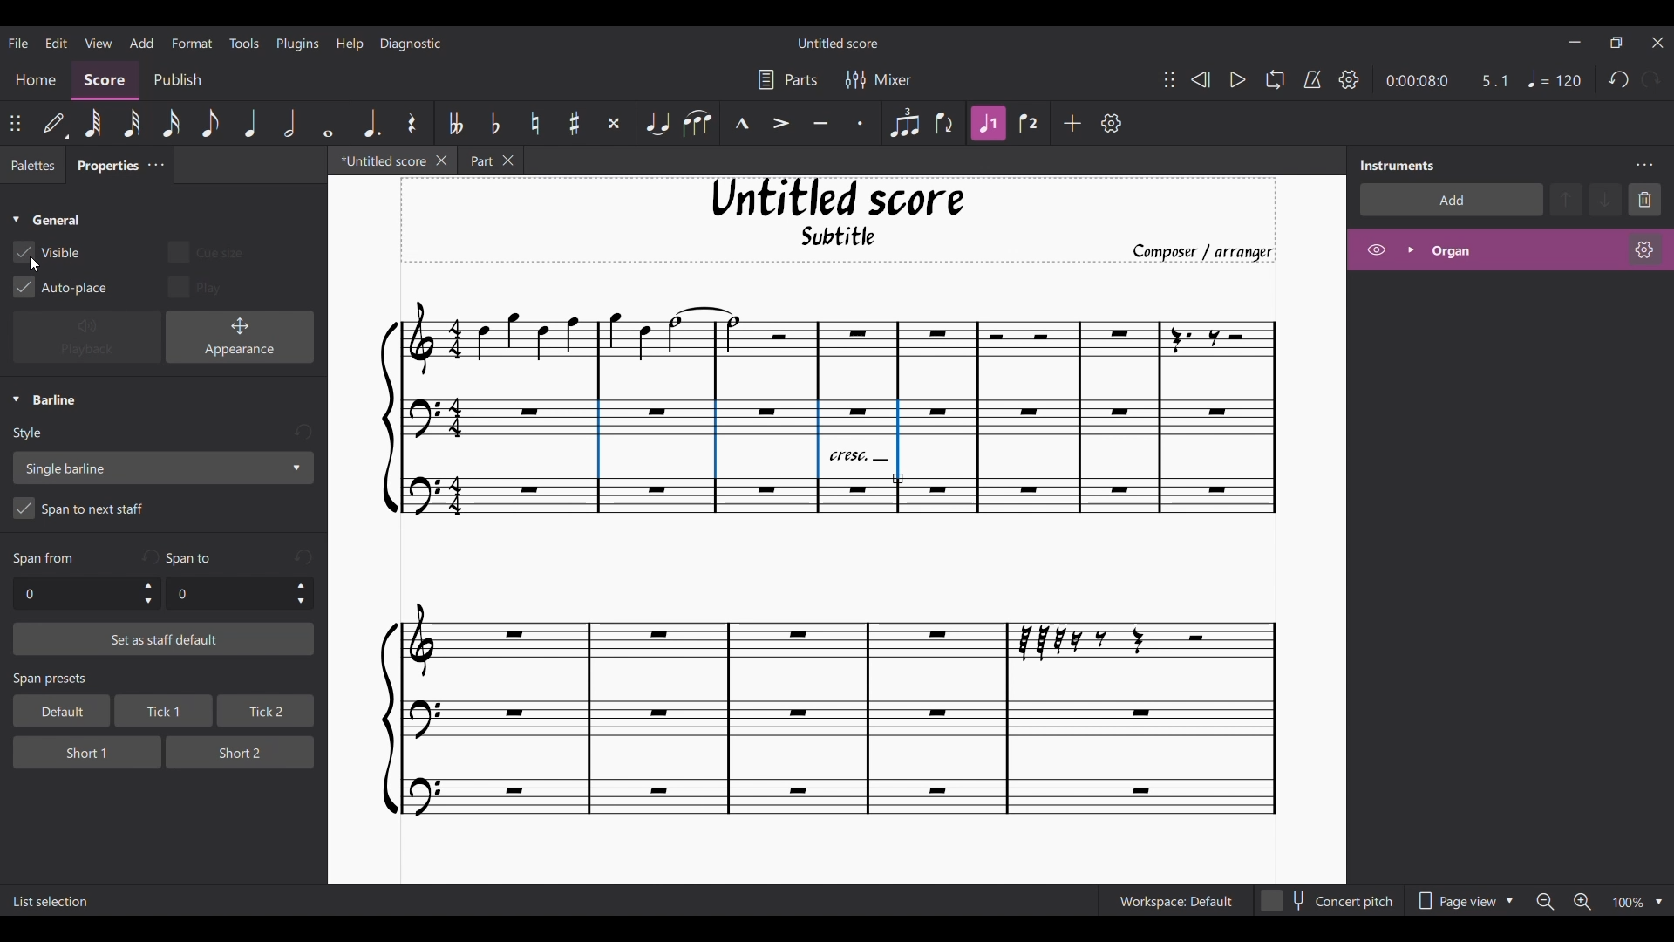 The width and height of the screenshot is (1674, 942). Describe the element at coordinates (412, 43) in the screenshot. I see `Diagnostic menu` at that location.